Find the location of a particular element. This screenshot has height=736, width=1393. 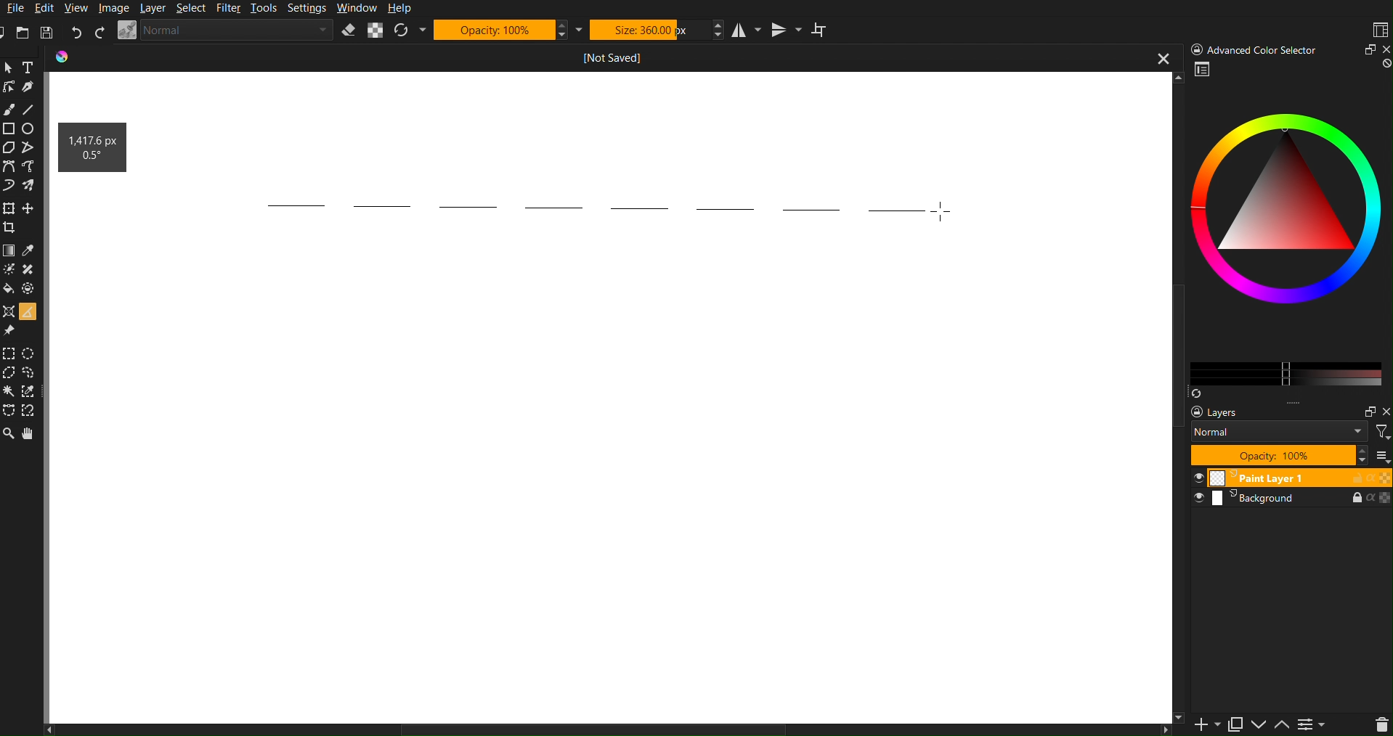

Tools is located at coordinates (266, 9).